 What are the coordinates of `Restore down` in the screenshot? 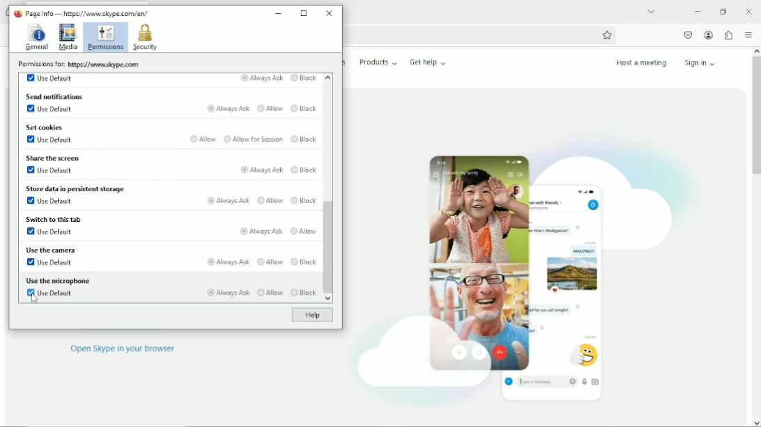 It's located at (723, 11).